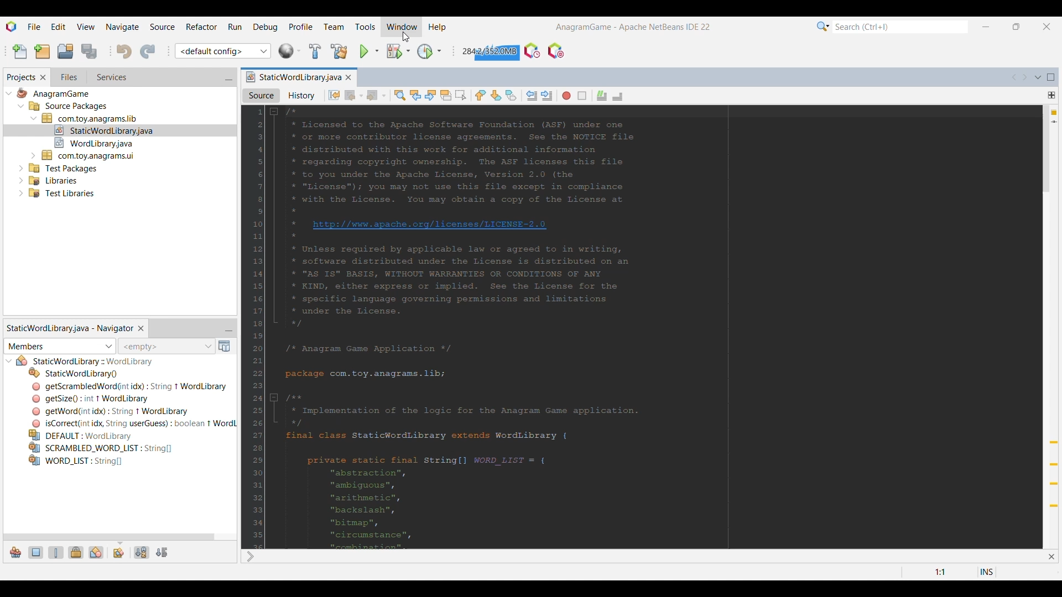 This screenshot has width=1062, height=597. I want to click on Profile UDE, so click(532, 51).